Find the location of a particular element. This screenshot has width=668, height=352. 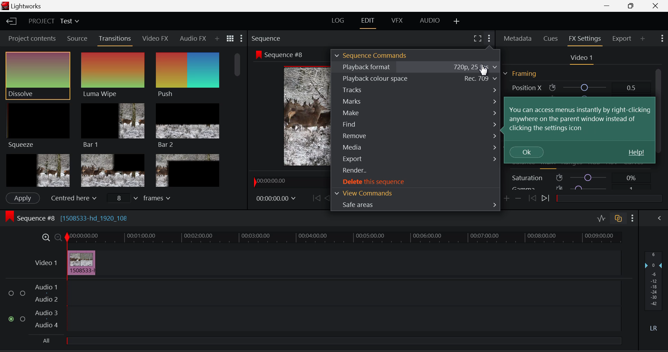

Sequence #8 is located at coordinates (282, 55).